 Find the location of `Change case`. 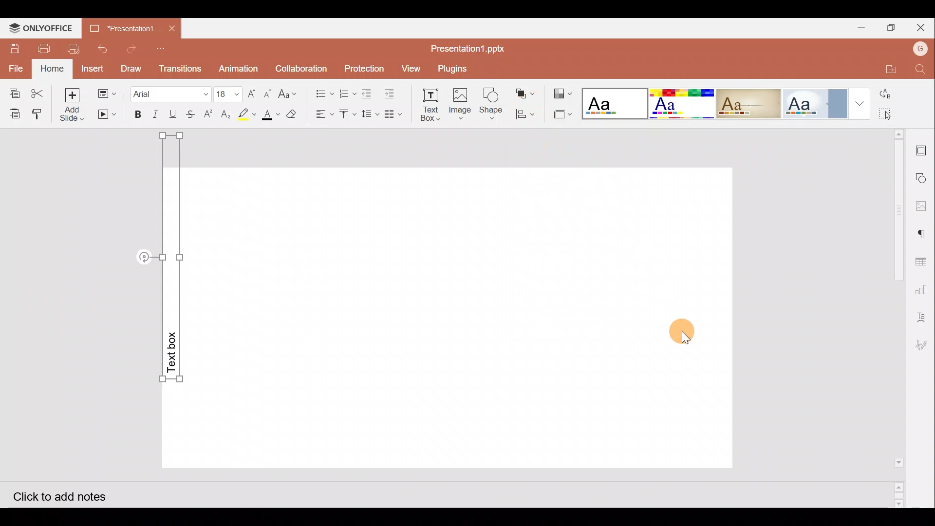

Change case is located at coordinates (290, 92).